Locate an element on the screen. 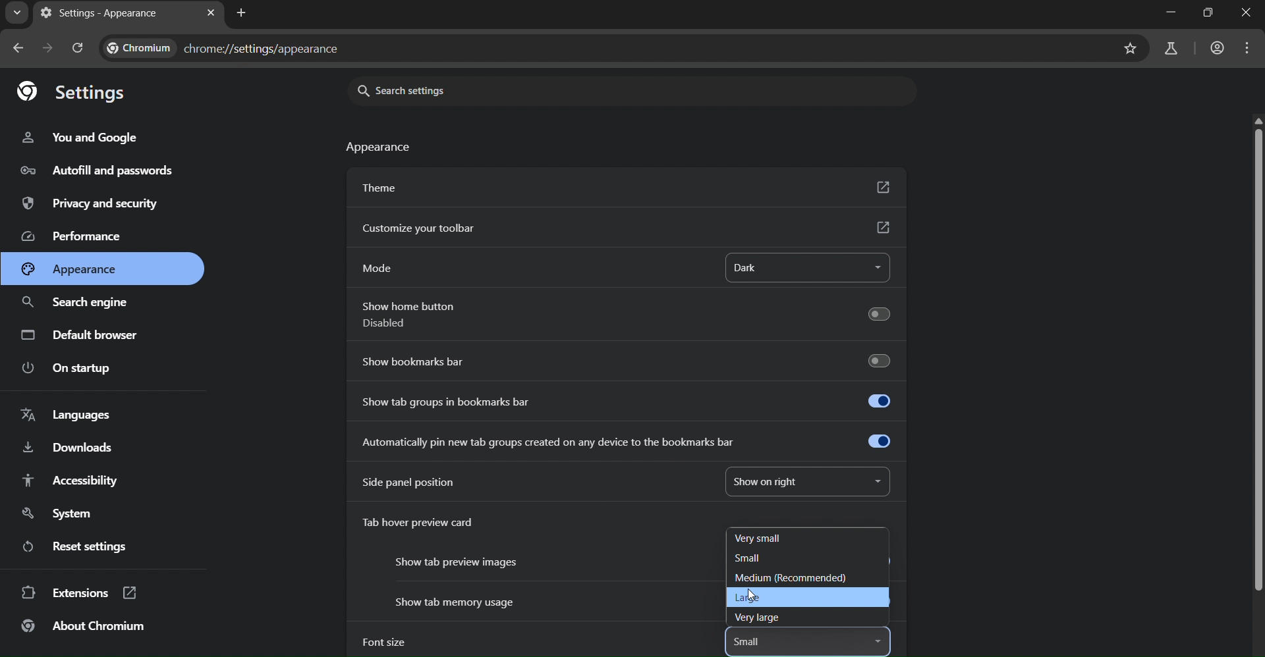 This screenshot has width=1265, height=657. close is located at coordinates (1249, 12).